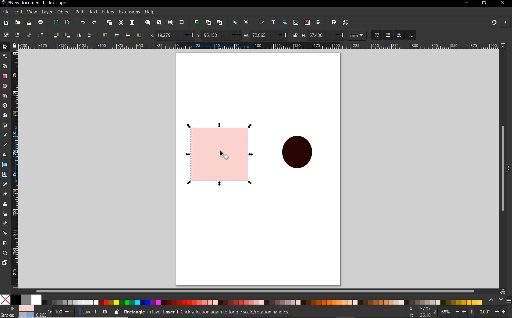 The image size is (512, 318). Describe the element at coordinates (335, 23) in the screenshot. I see `open document proper` at that location.